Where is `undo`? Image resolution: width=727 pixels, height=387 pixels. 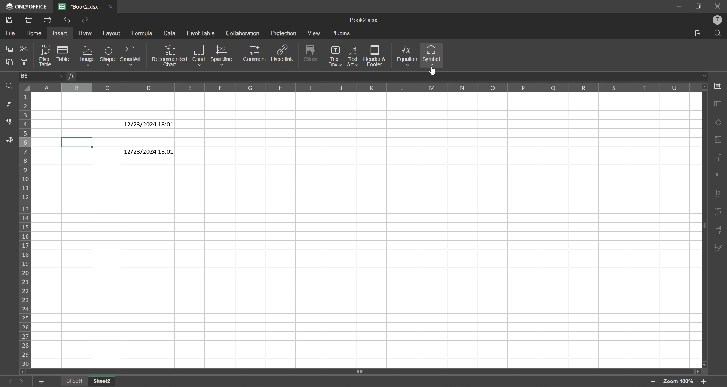
undo is located at coordinates (85, 21).